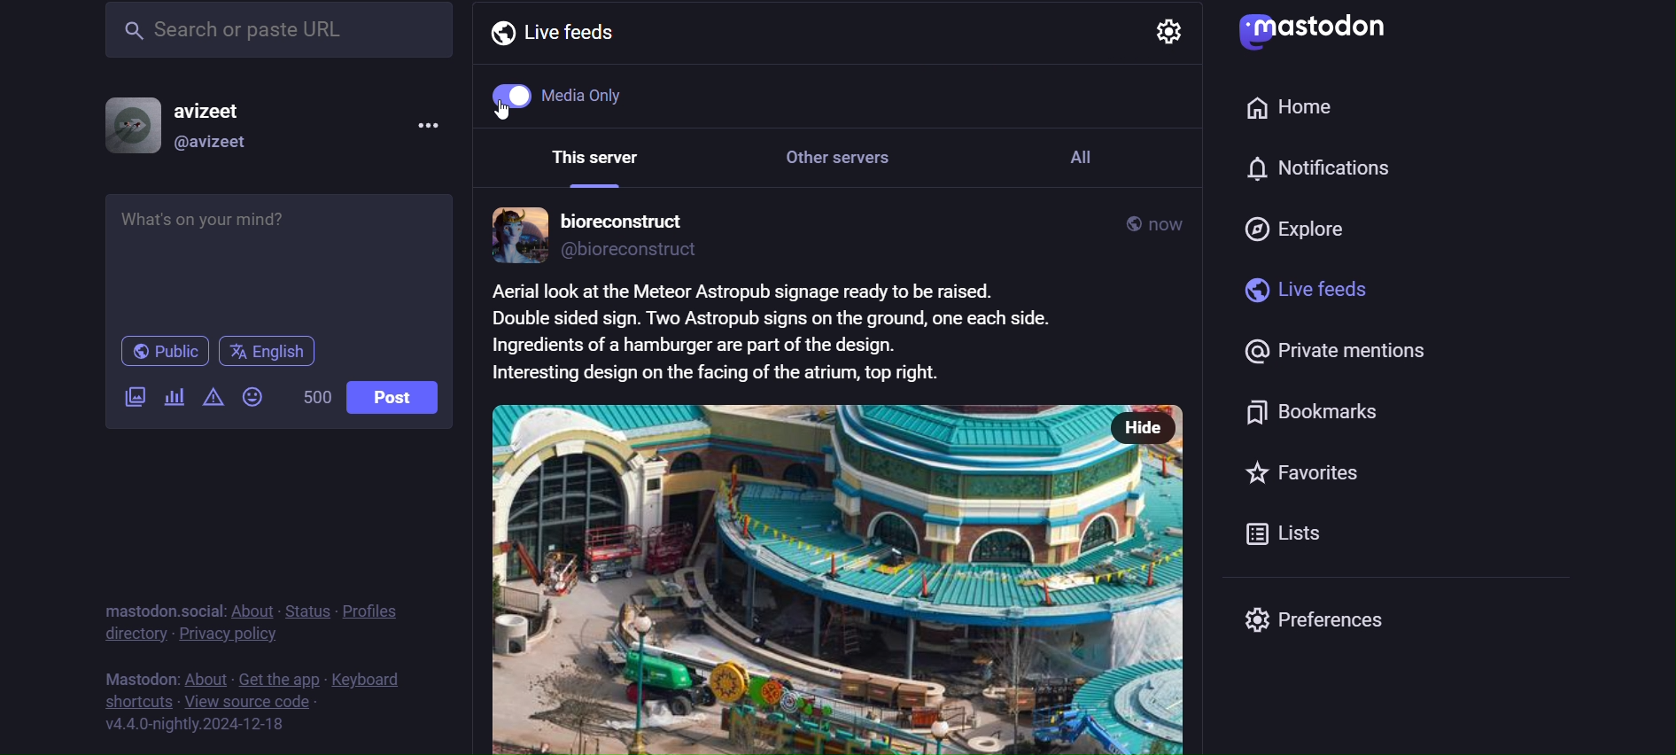  What do you see at coordinates (262, 703) in the screenshot?
I see `view source code` at bounding box center [262, 703].